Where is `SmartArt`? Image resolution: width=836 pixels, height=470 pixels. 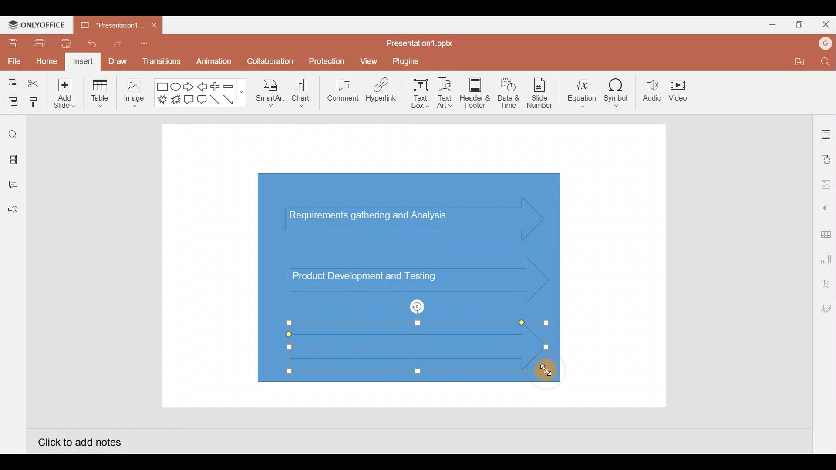
SmartArt is located at coordinates (270, 91).